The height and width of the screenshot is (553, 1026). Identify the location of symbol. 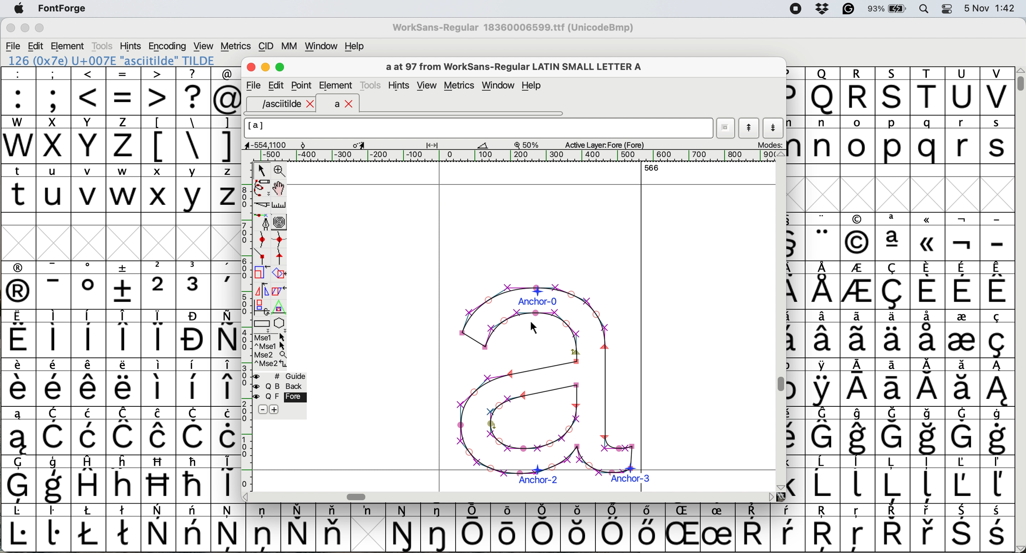
(962, 286).